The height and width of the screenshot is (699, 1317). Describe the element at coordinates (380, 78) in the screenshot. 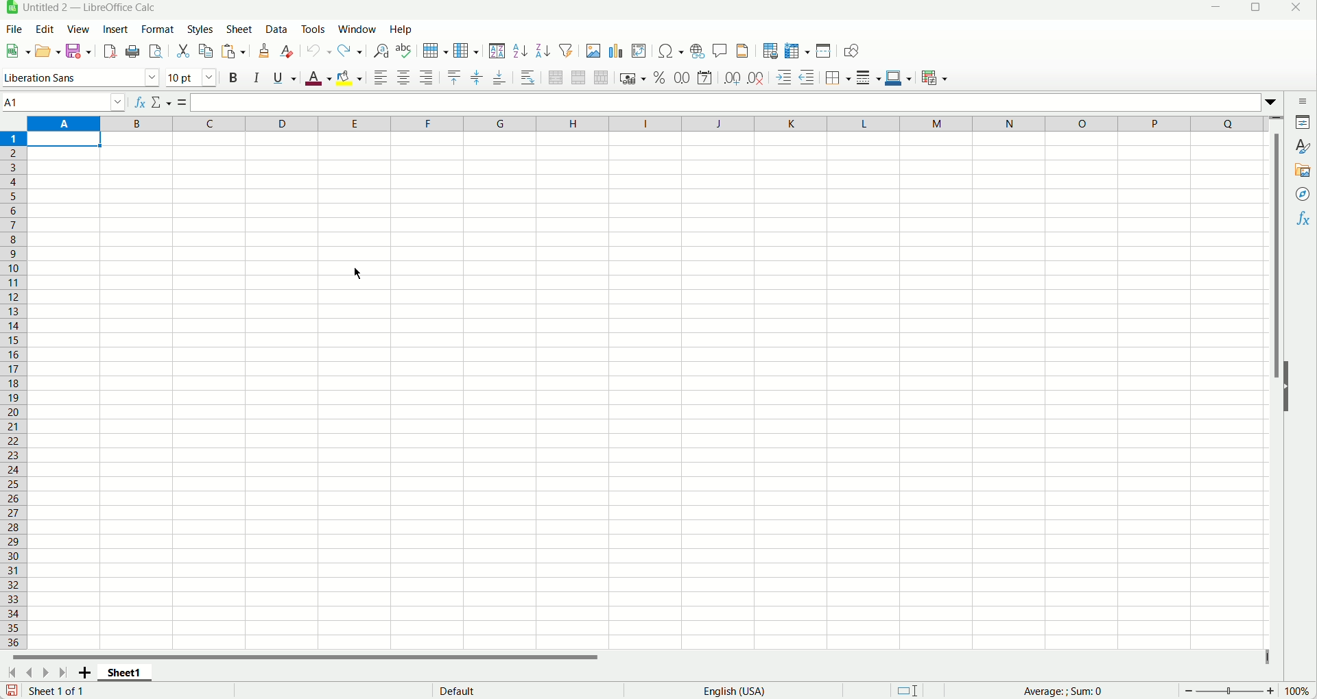

I see `Align left` at that location.